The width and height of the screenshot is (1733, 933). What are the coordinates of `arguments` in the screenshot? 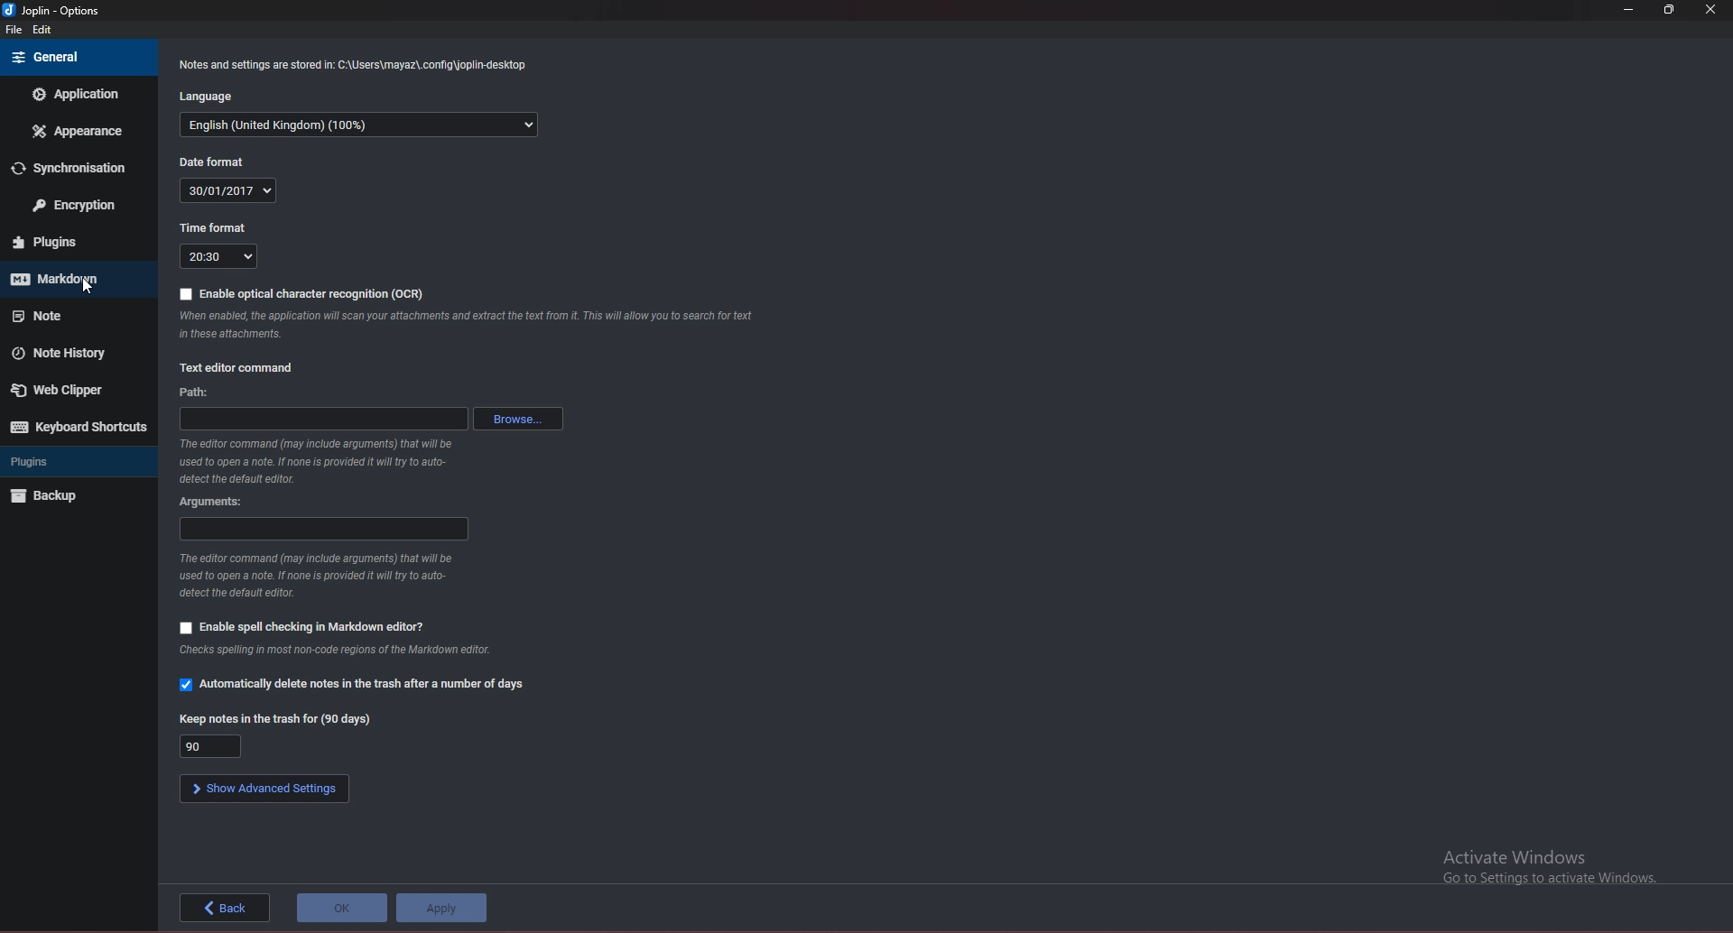 It's located at (321, 528).